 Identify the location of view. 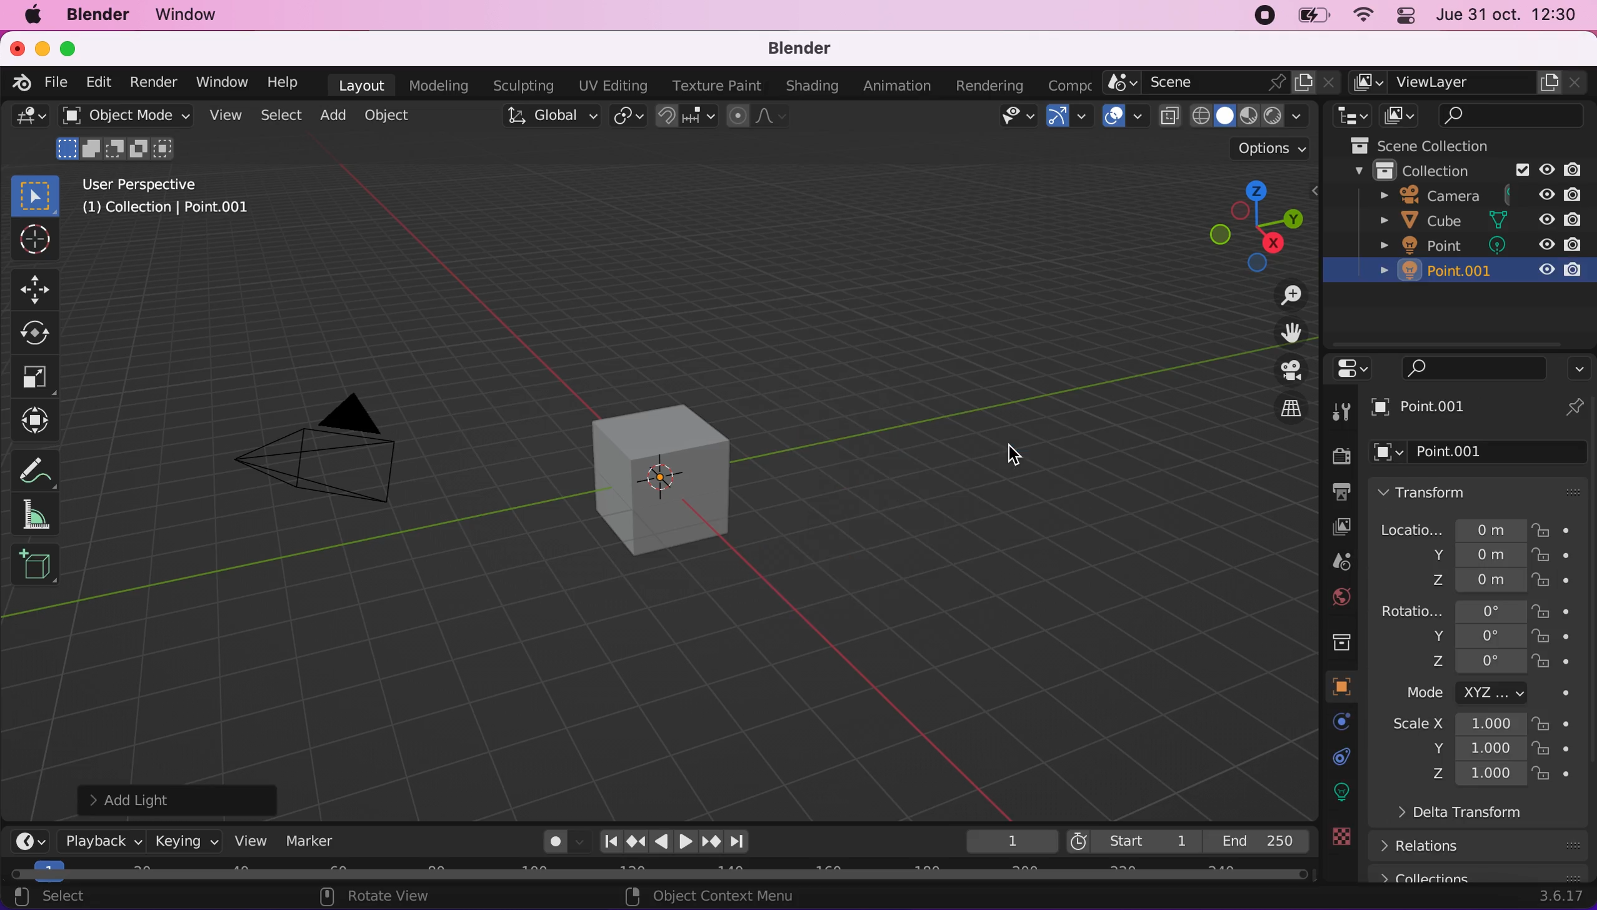
(249, 841).